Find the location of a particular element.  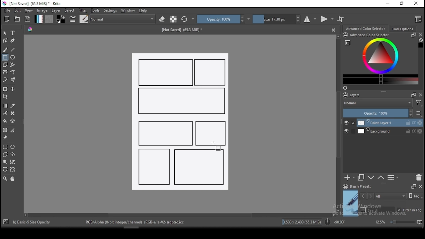

filter in tag is located at coordinates (409, 210).